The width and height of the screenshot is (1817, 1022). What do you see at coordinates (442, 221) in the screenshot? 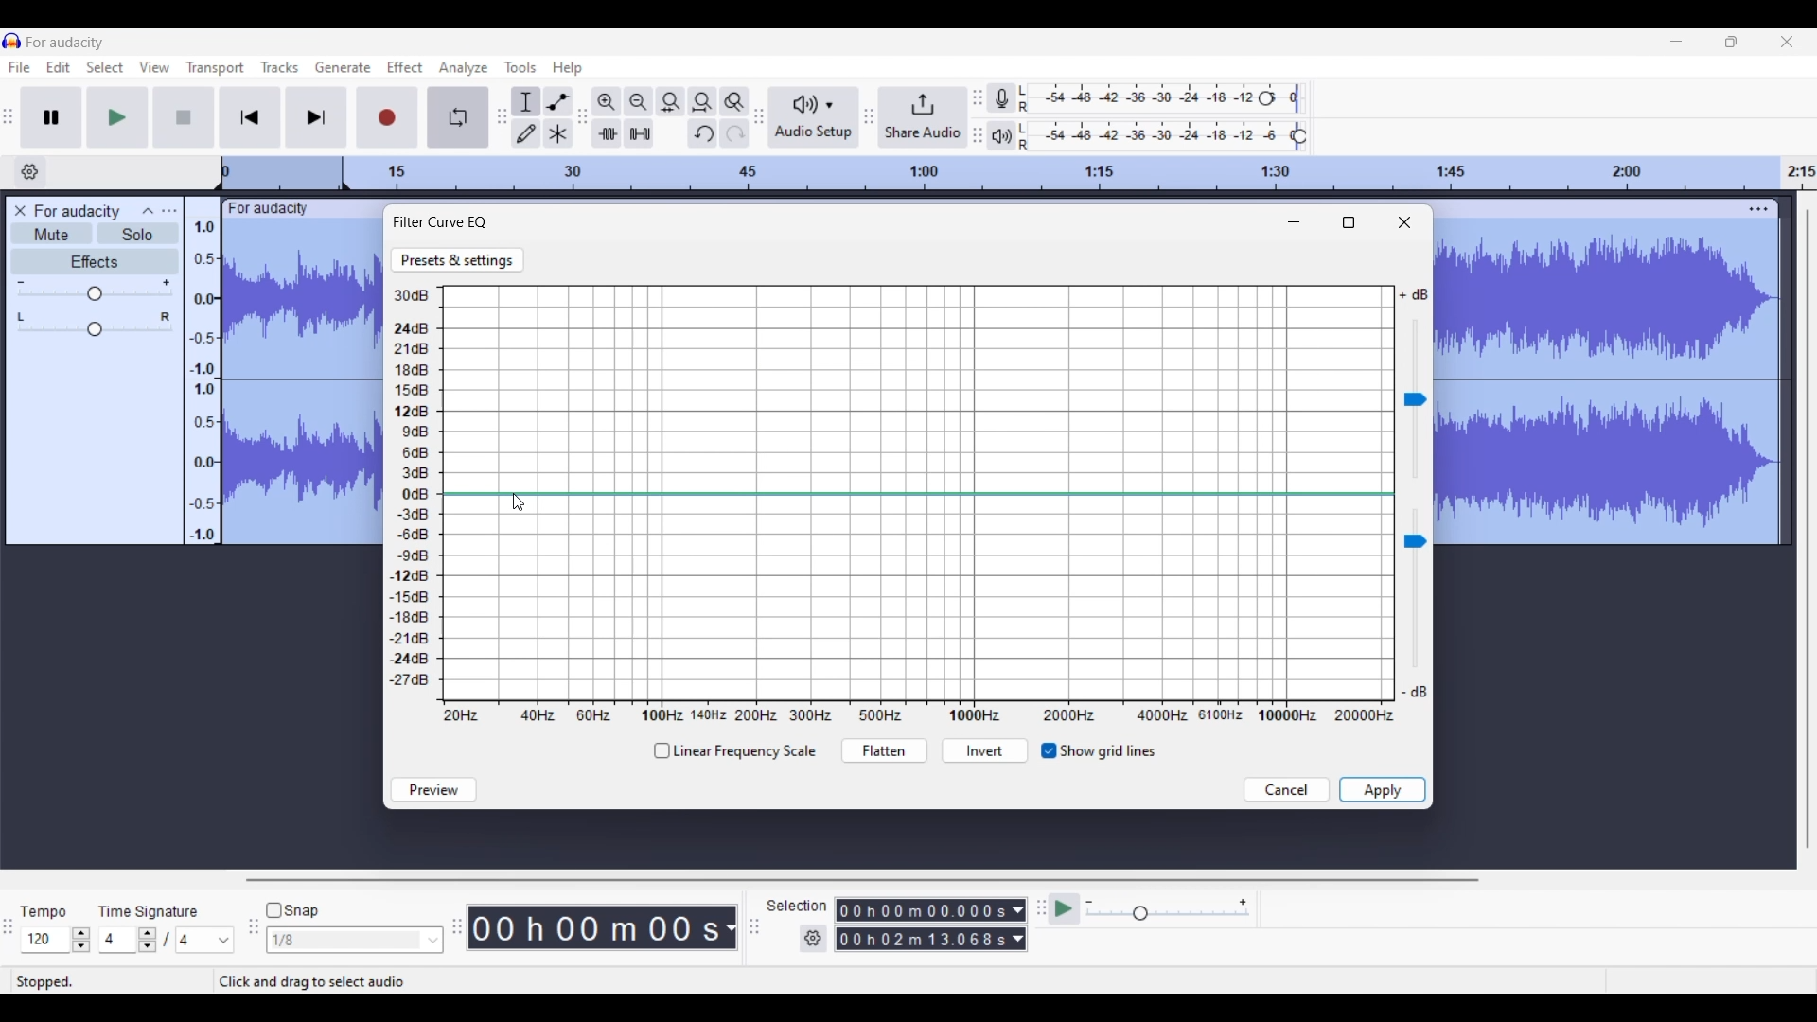
I see `Filter curve EQ` at bounding box center [442, 221].